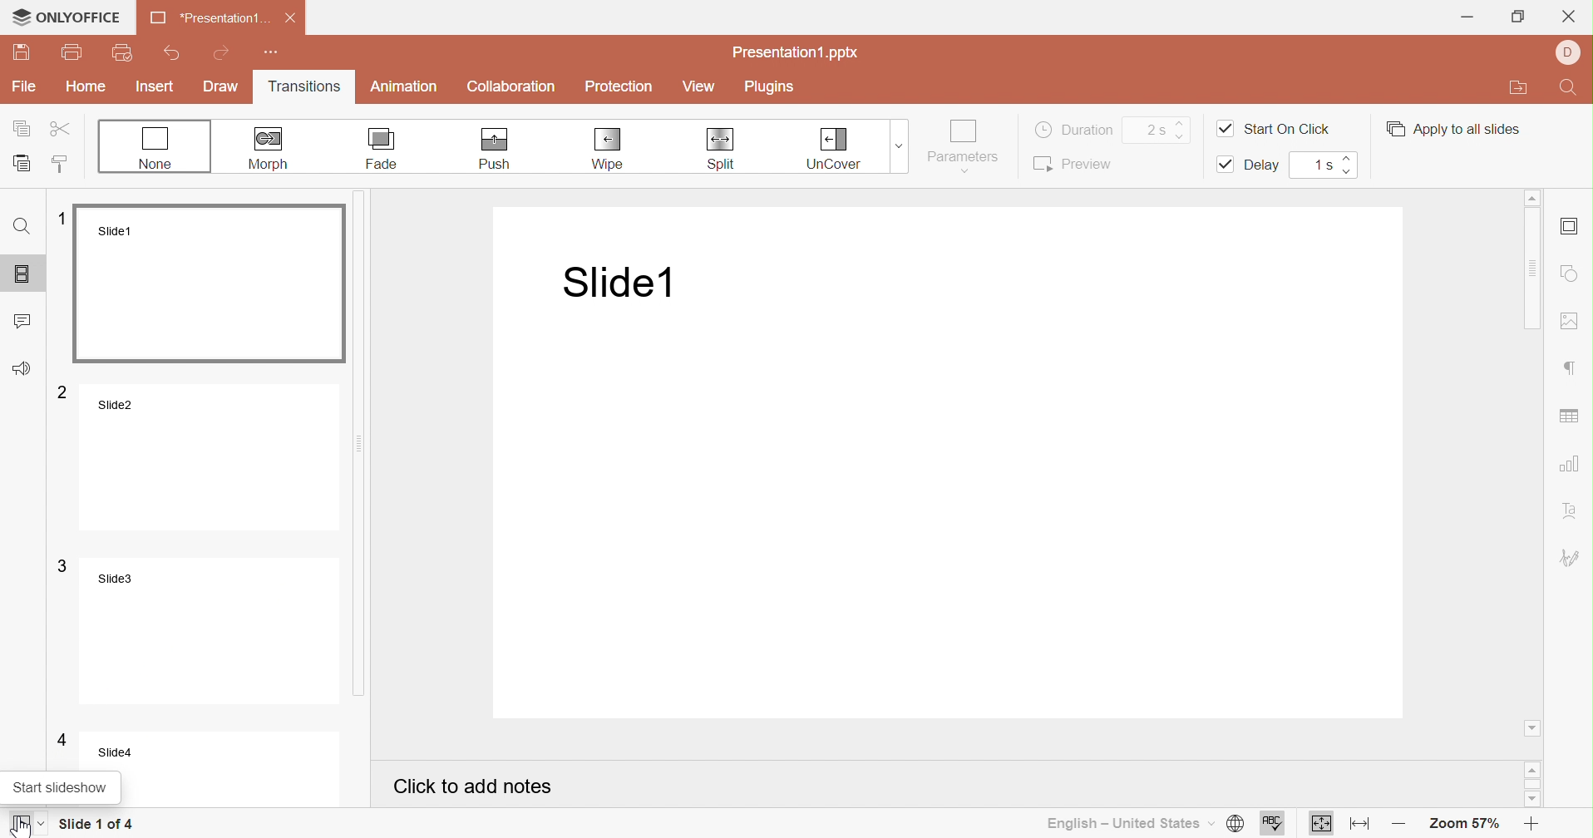  What do you see at coordinates (833, 149) in the screenshot?
I see `Un-Cover` at bounding box center [833, 149].